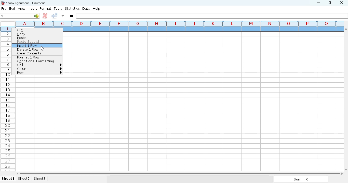 This screenshot has width=348, height=183. I want to click on edit, so click(12, 8).